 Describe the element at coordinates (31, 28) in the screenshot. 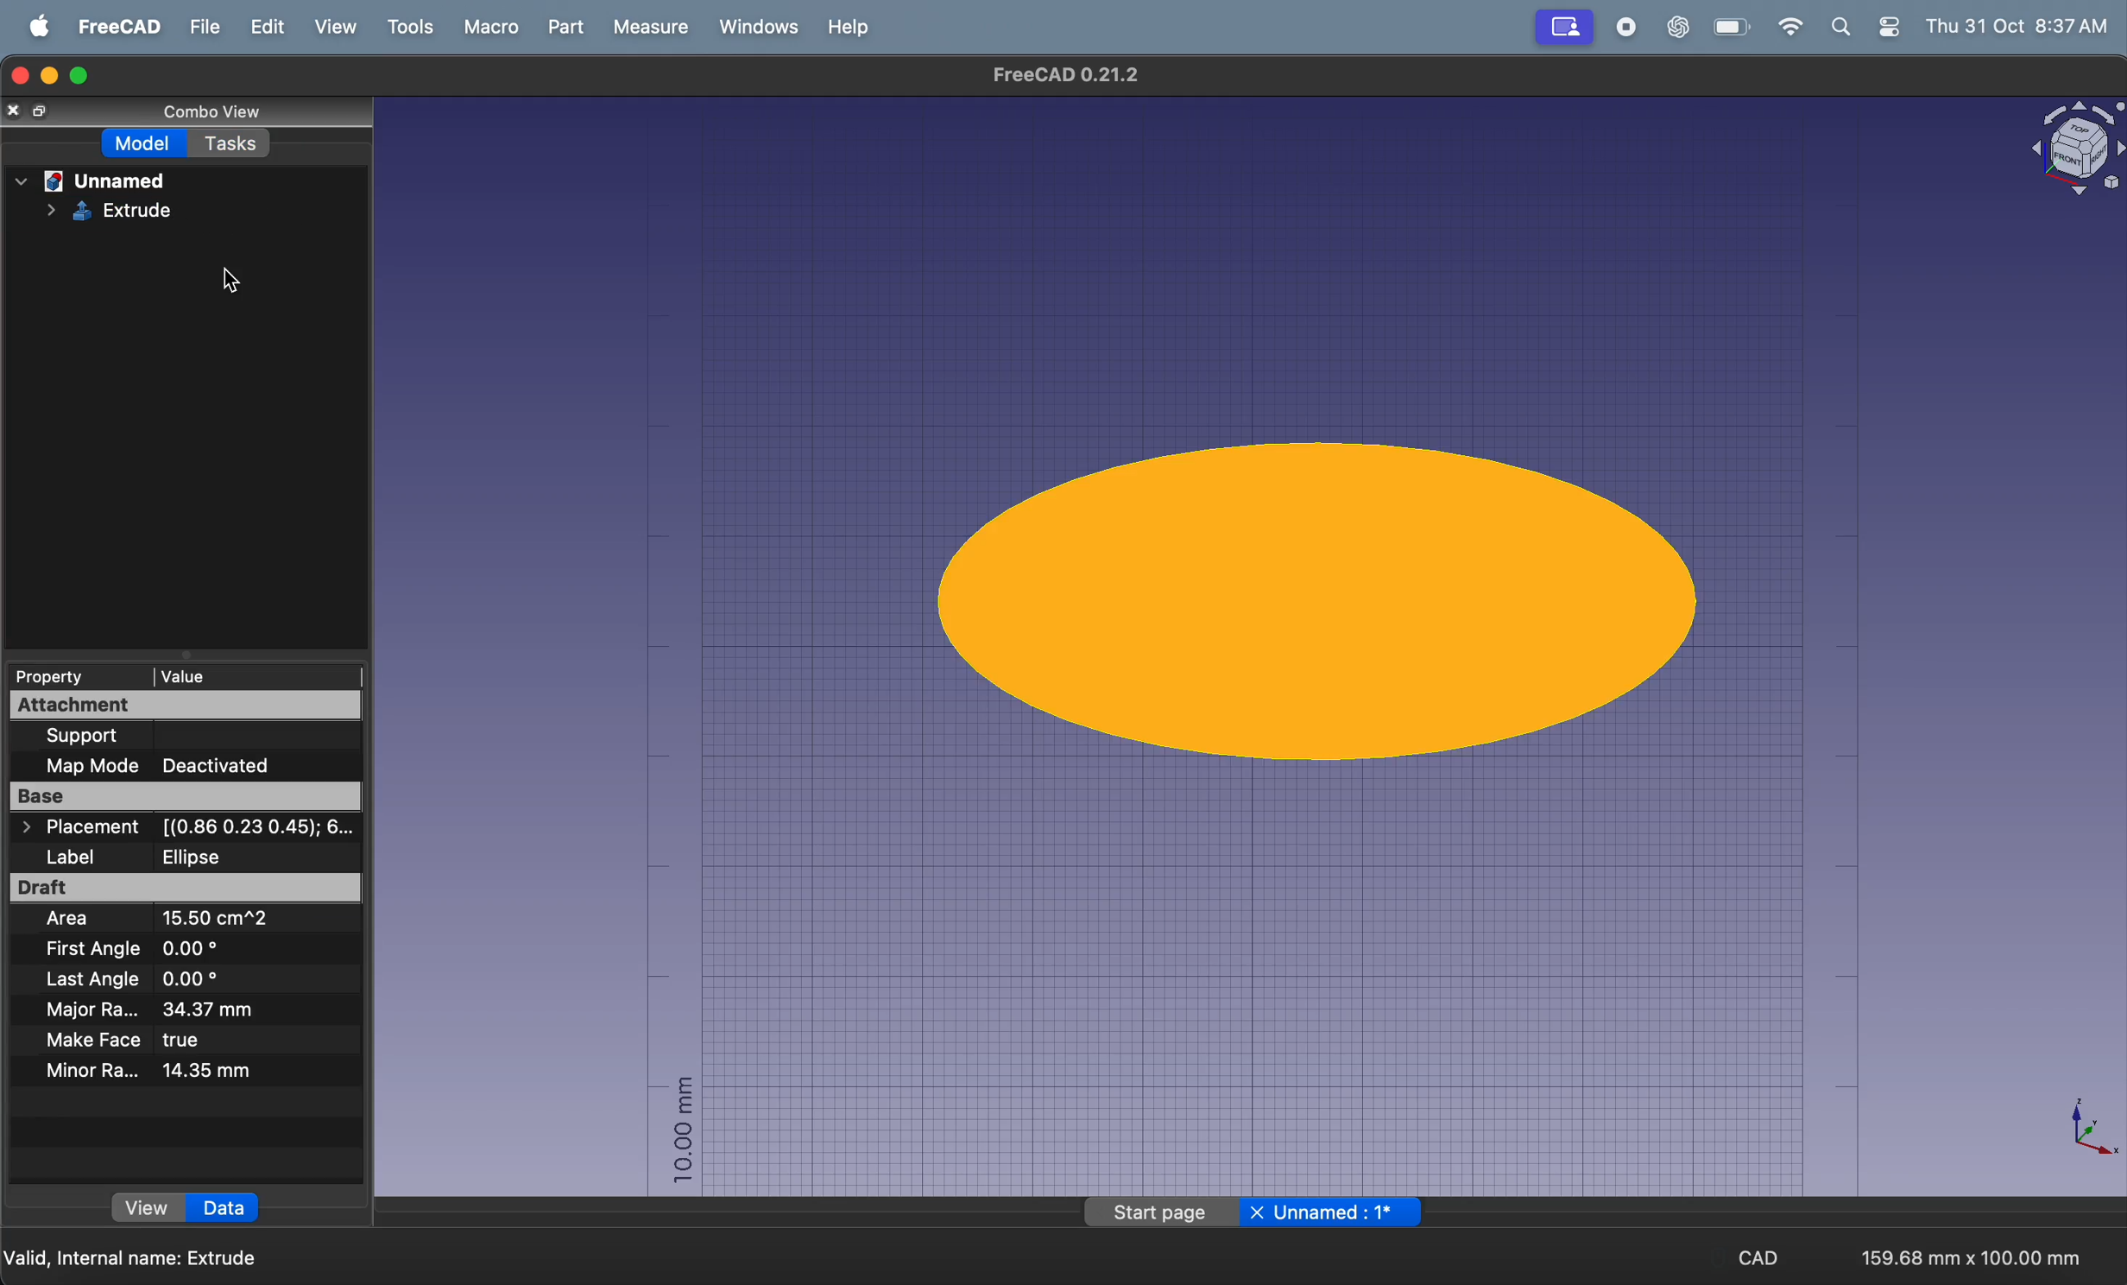

I see `apple menu` at that location.